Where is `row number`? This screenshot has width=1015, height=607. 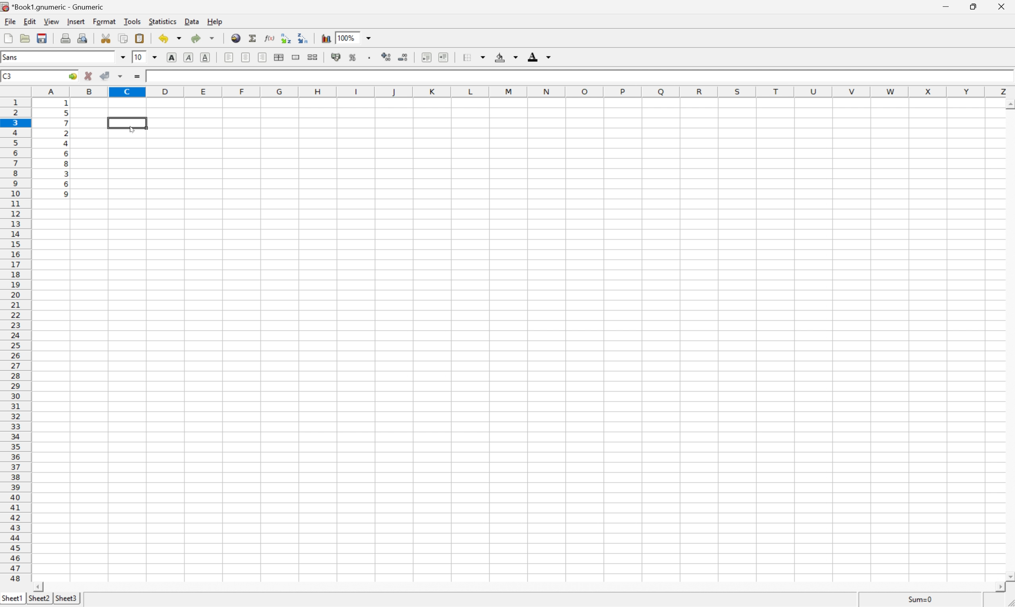 row number is located at coordinates (15, 340).